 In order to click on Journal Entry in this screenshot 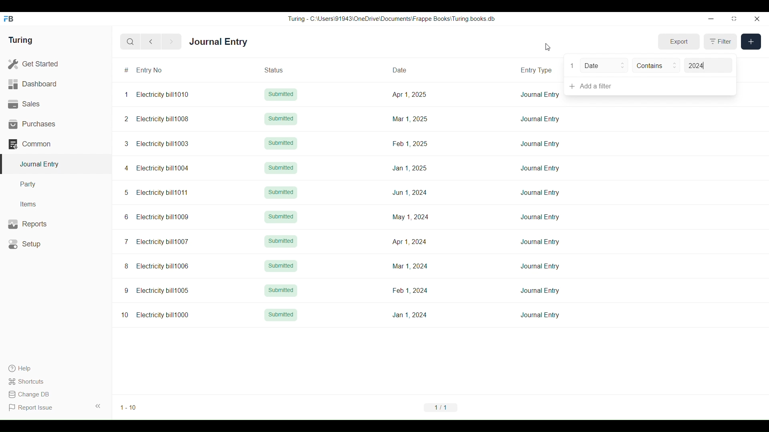, I will do `click(541, 144)`.